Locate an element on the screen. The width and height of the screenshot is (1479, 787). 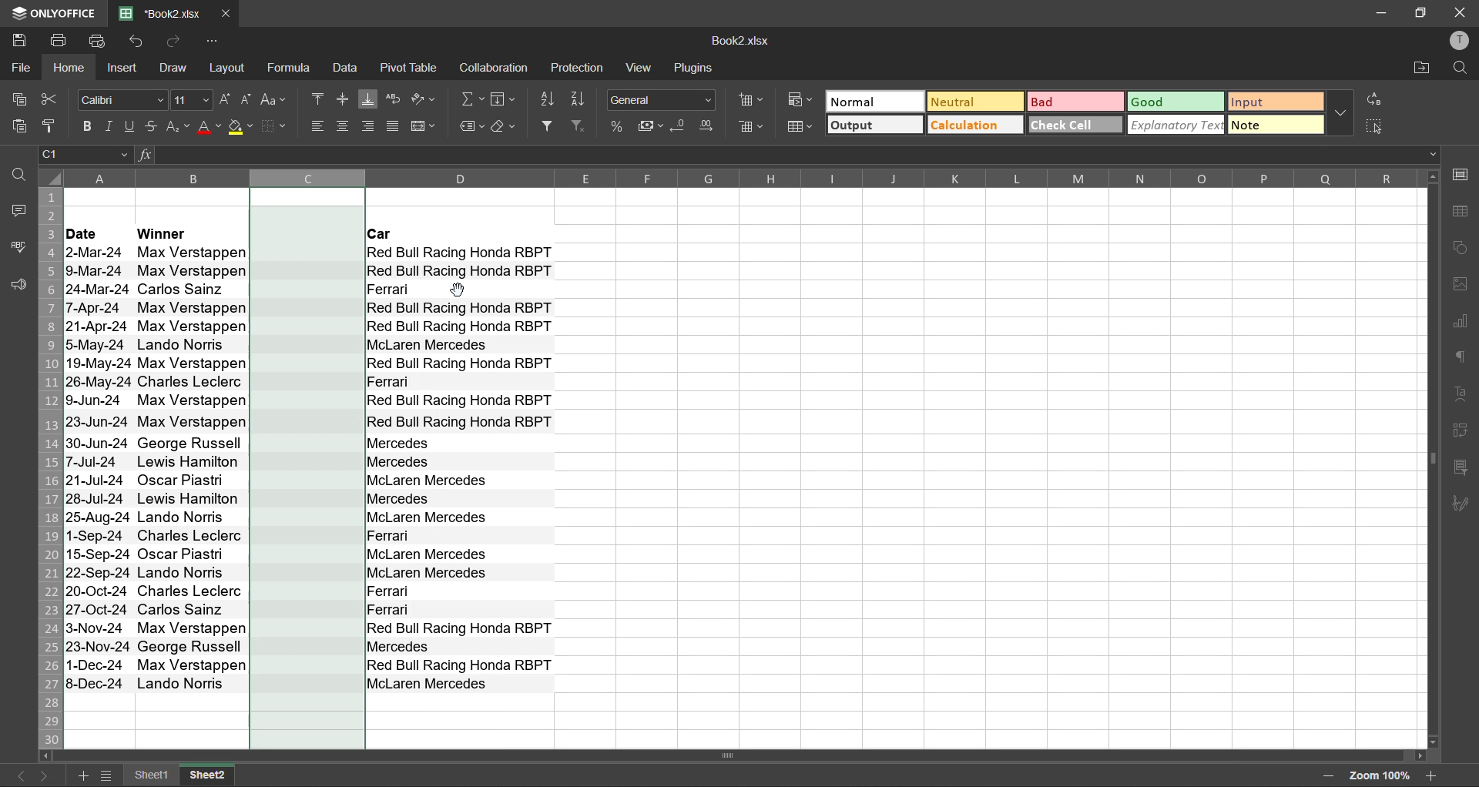
slicer is located at coordinates (1464, 467).